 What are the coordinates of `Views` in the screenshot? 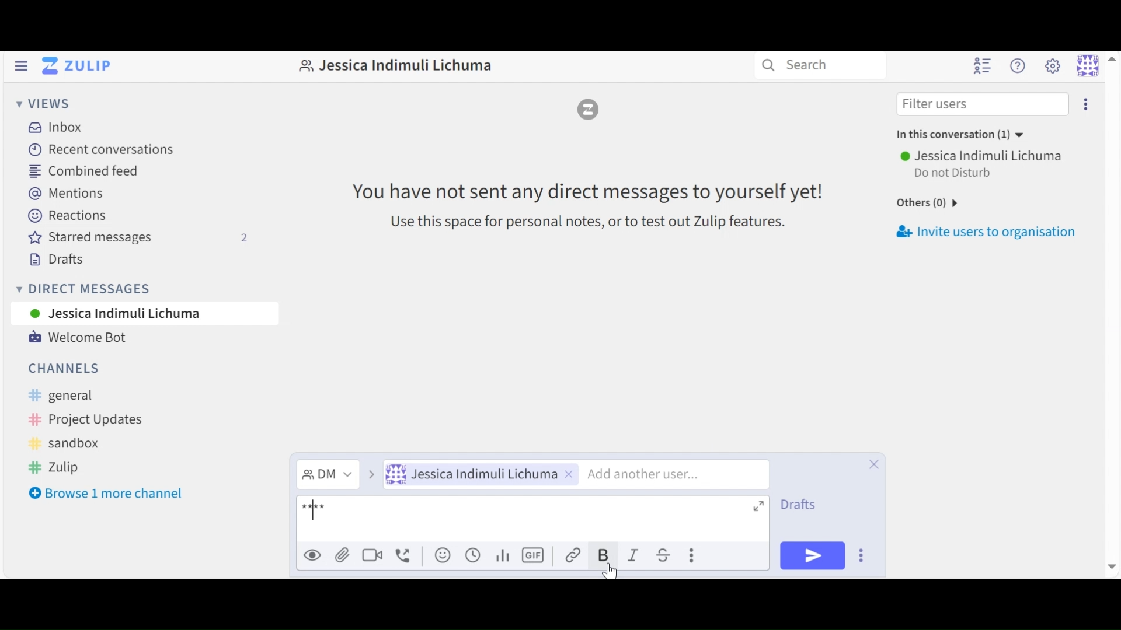 It's located at (44, 105).